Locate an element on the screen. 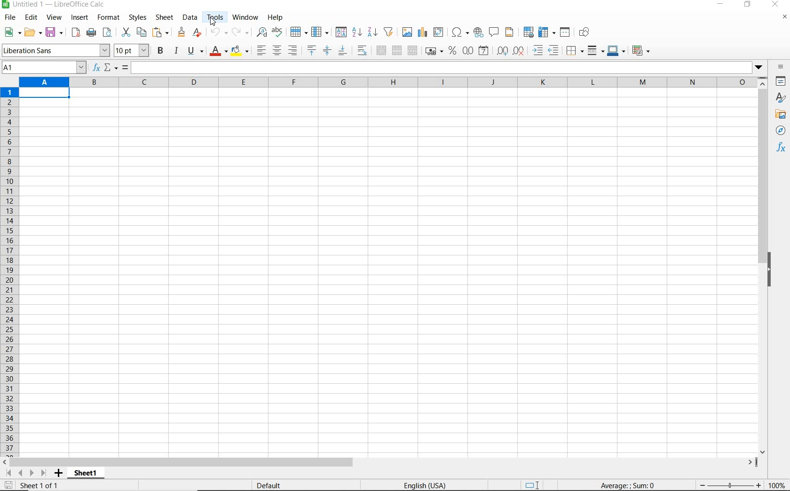 This screenshot has height=491, width=790. find & replace is located at coordinates (261, 33).